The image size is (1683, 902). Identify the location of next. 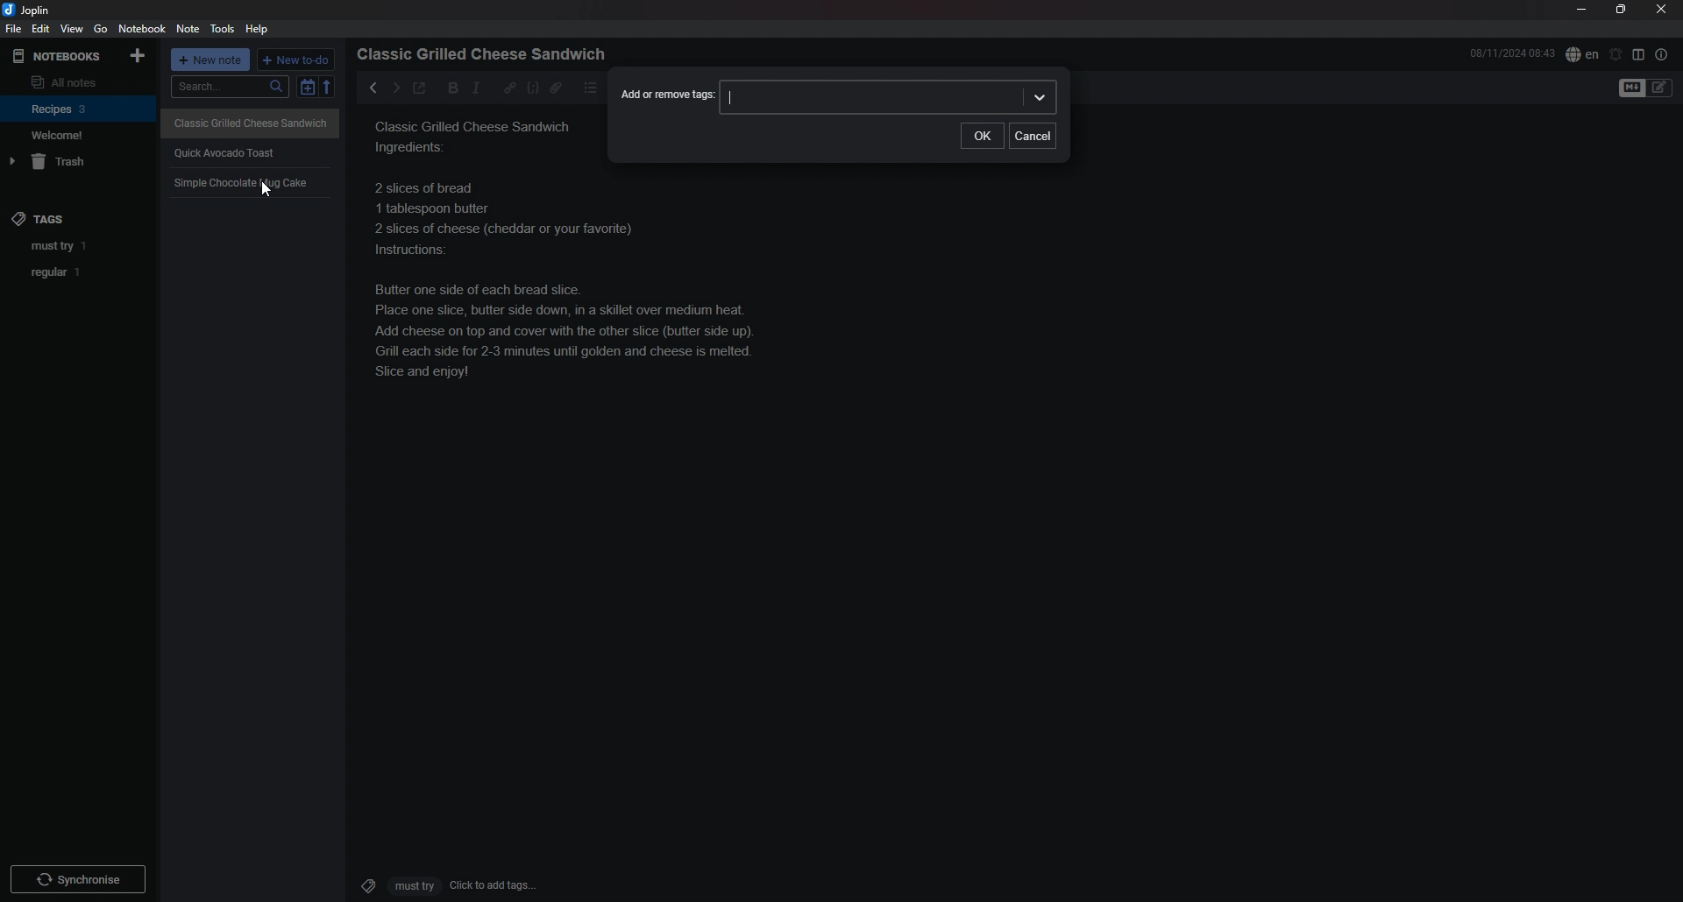
(394, 88).